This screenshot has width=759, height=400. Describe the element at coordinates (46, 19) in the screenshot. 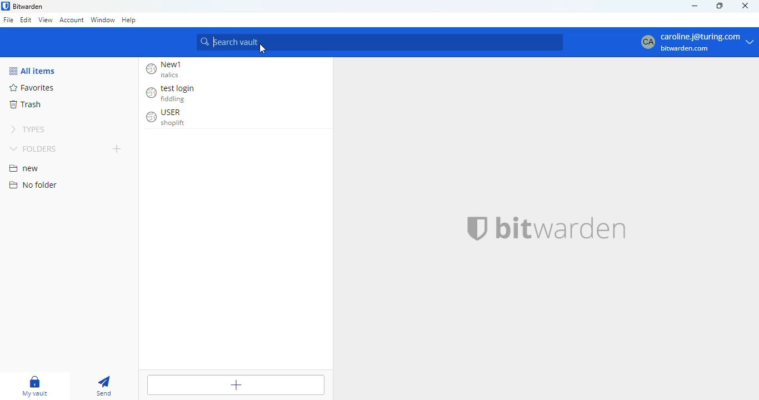

I see `view` at that location.